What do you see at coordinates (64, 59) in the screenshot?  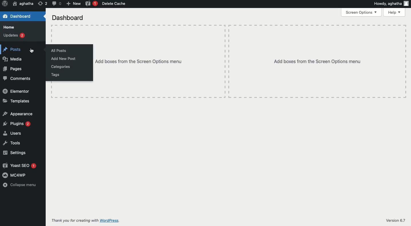 I see `Add new post` at bounding box center [64, 59].